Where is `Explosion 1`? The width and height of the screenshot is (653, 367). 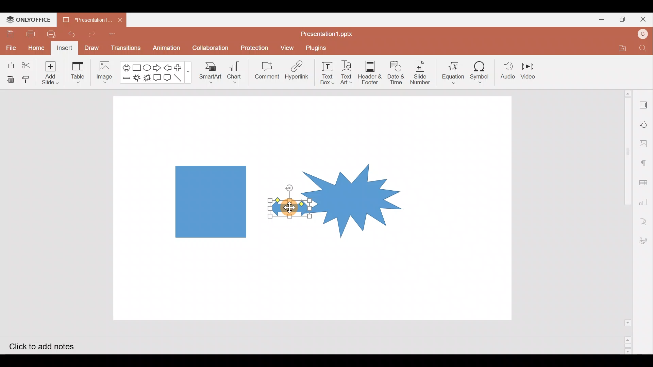 Explosion 1 is located at coordinates (137, 78).